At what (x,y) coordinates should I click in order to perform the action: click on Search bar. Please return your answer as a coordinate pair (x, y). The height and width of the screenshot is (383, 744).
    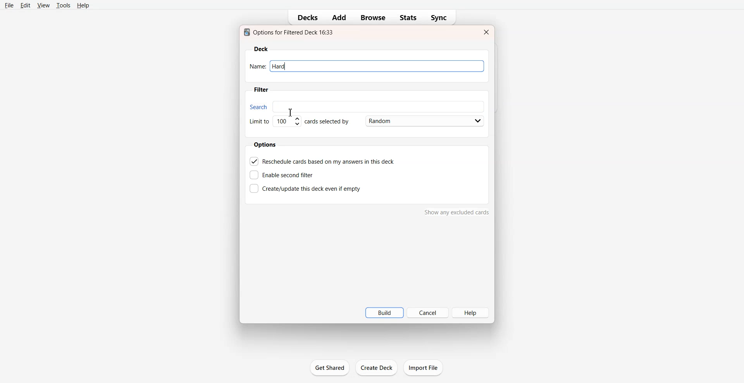
    Looking at the image, I should click on (365, 106).